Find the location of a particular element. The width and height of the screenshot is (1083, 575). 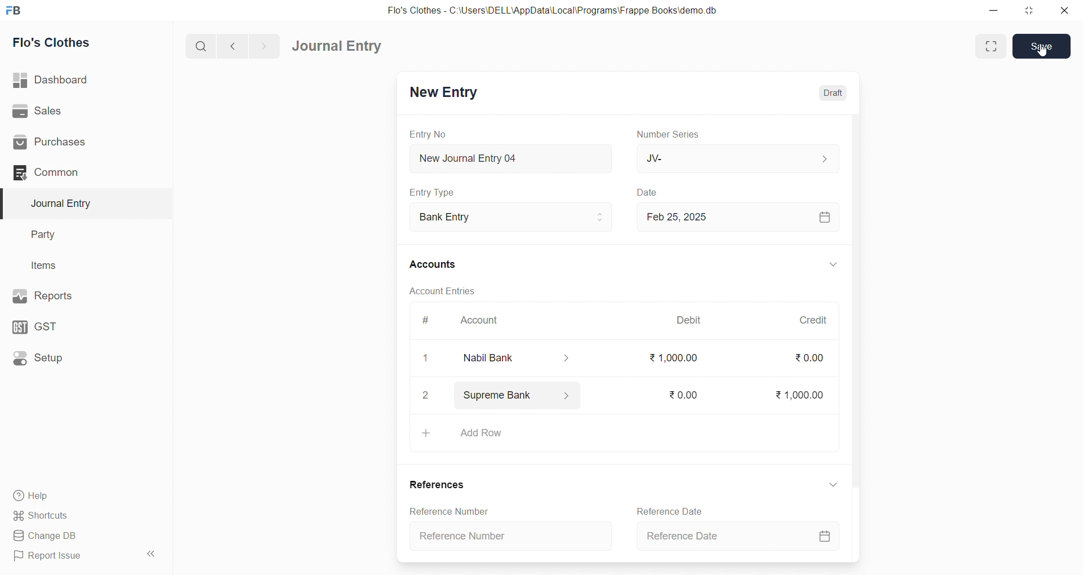

close is located at coordinates (1060, 10).